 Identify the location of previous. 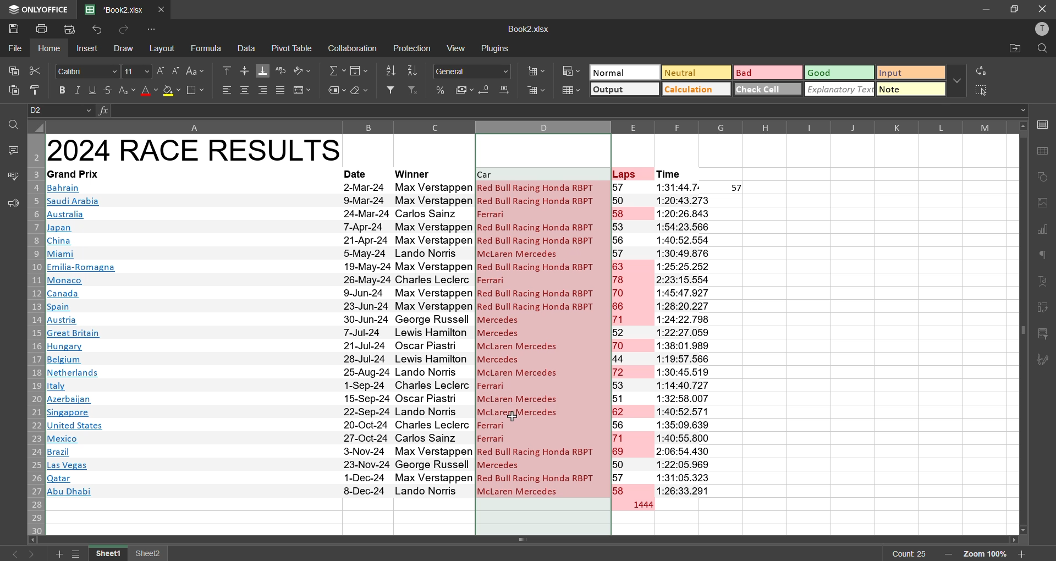
(12, 554).